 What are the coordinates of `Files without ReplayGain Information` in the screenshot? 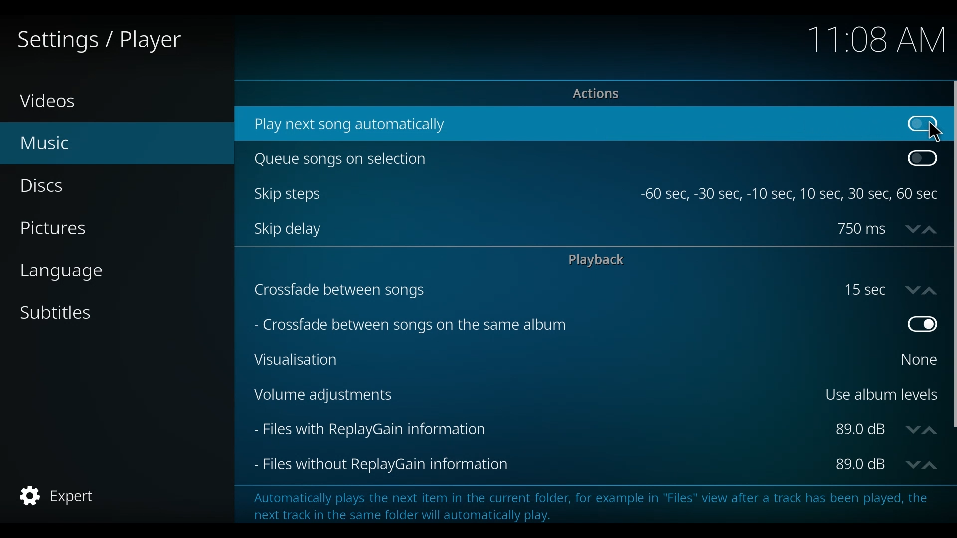 It's located at (539, 465).